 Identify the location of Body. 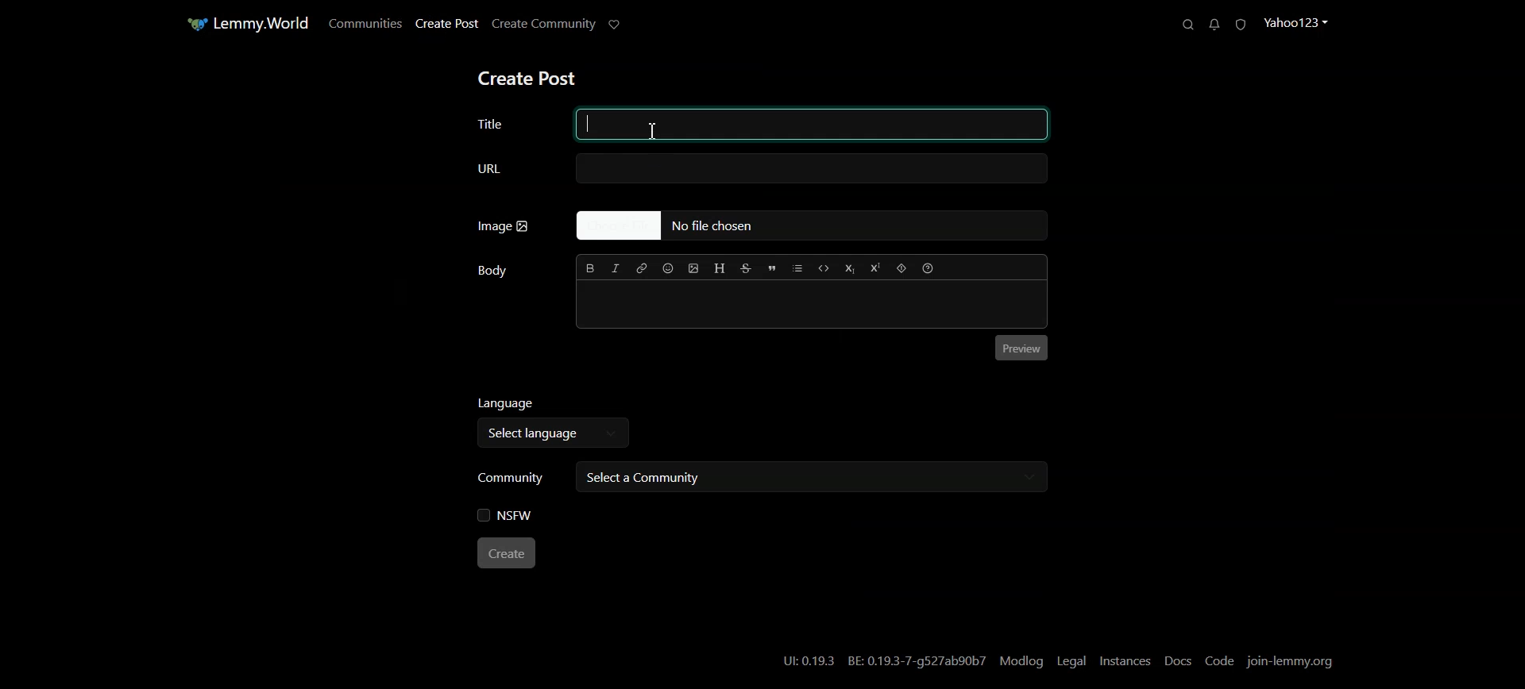
(492, 271).